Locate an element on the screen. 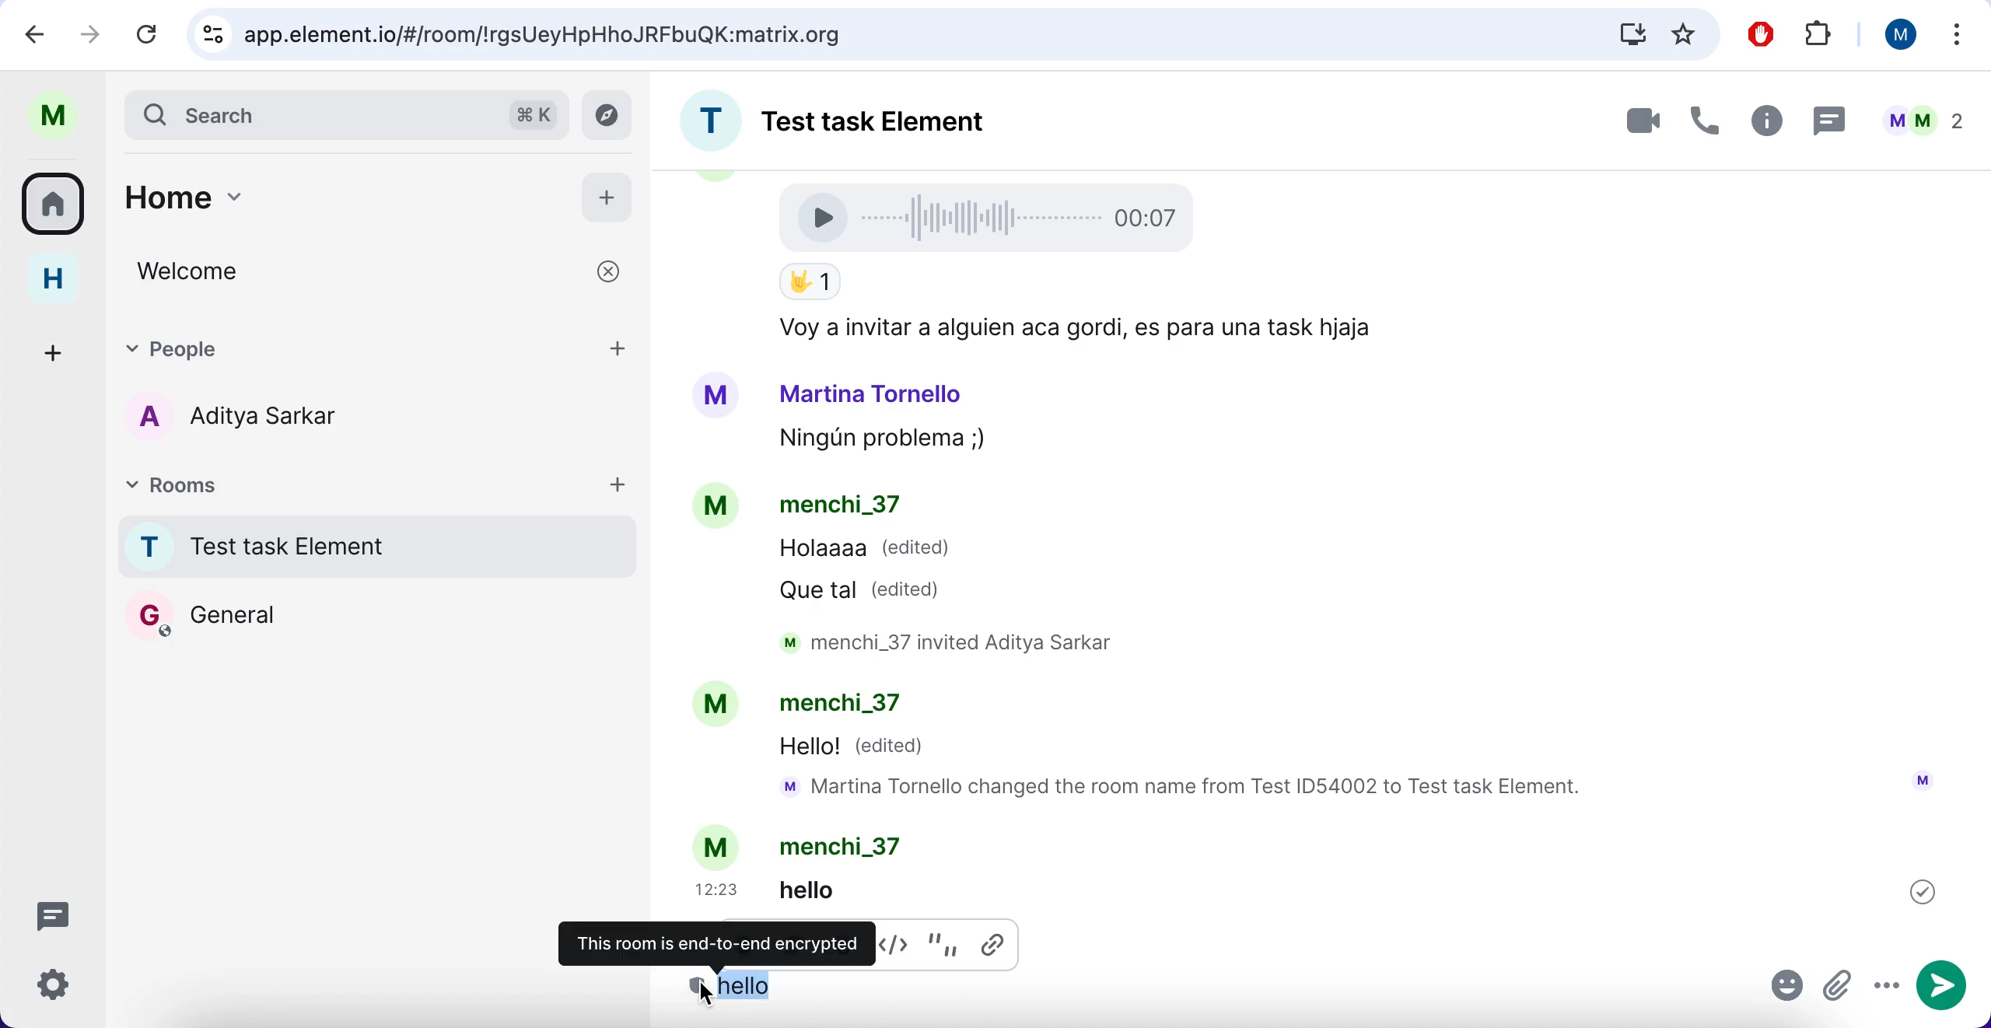 The height and width of the screenshot is (1028, 1991). go one page forward is located at coordinates (95, 33).